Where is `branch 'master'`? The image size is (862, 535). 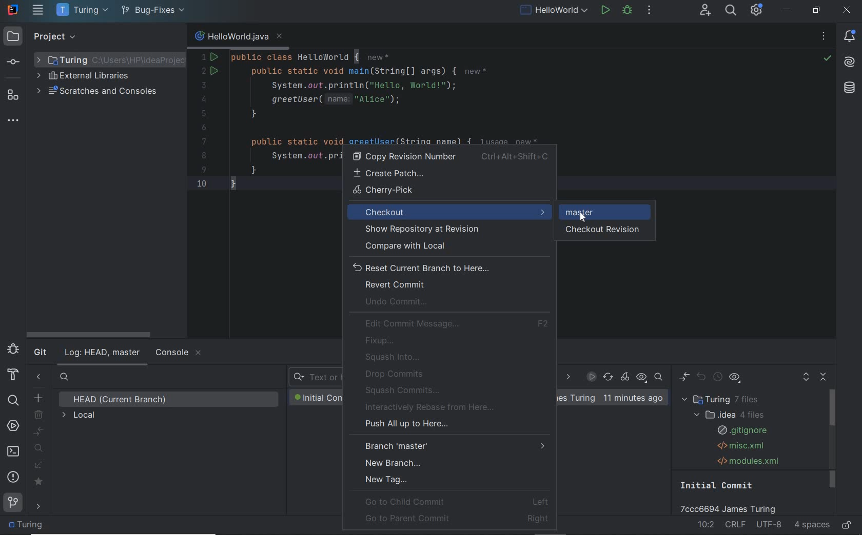
branch 'master' is located at coordinates (456, 445).